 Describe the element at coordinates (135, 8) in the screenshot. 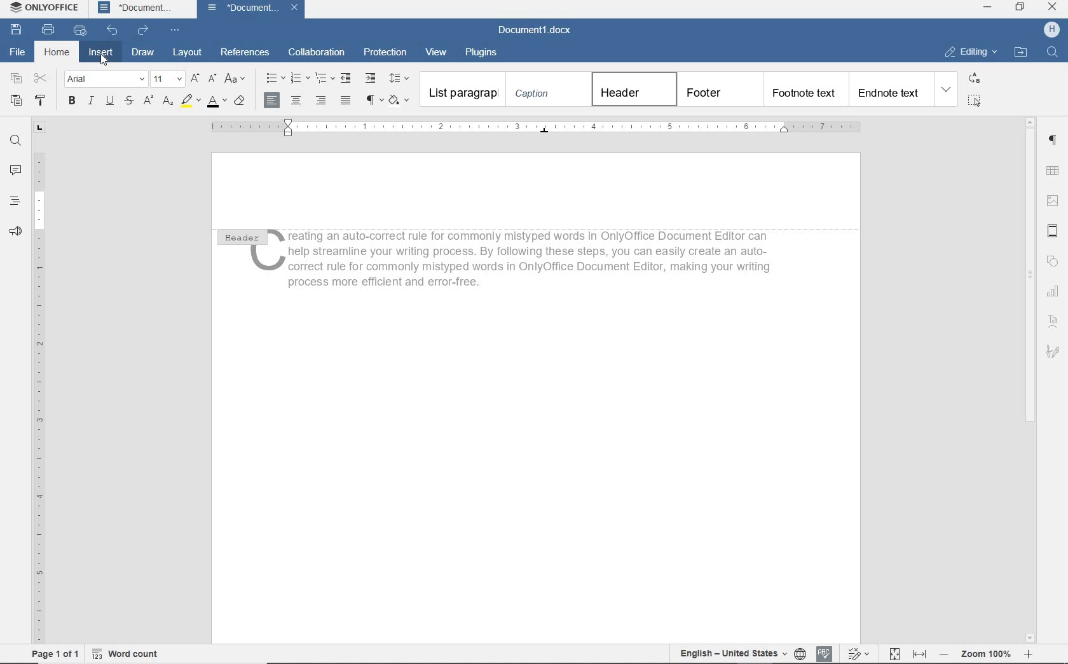

I see `DOCUMENT NAME` at that location.